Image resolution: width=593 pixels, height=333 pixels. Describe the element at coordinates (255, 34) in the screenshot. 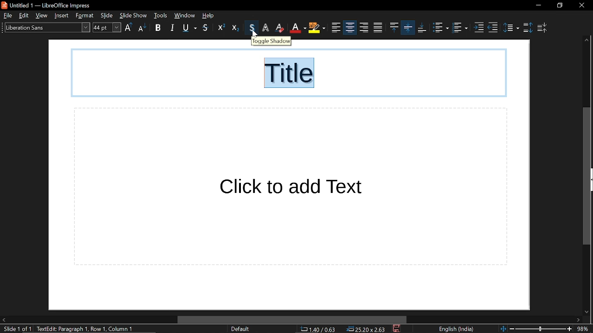

I see `Cursor` at that location.